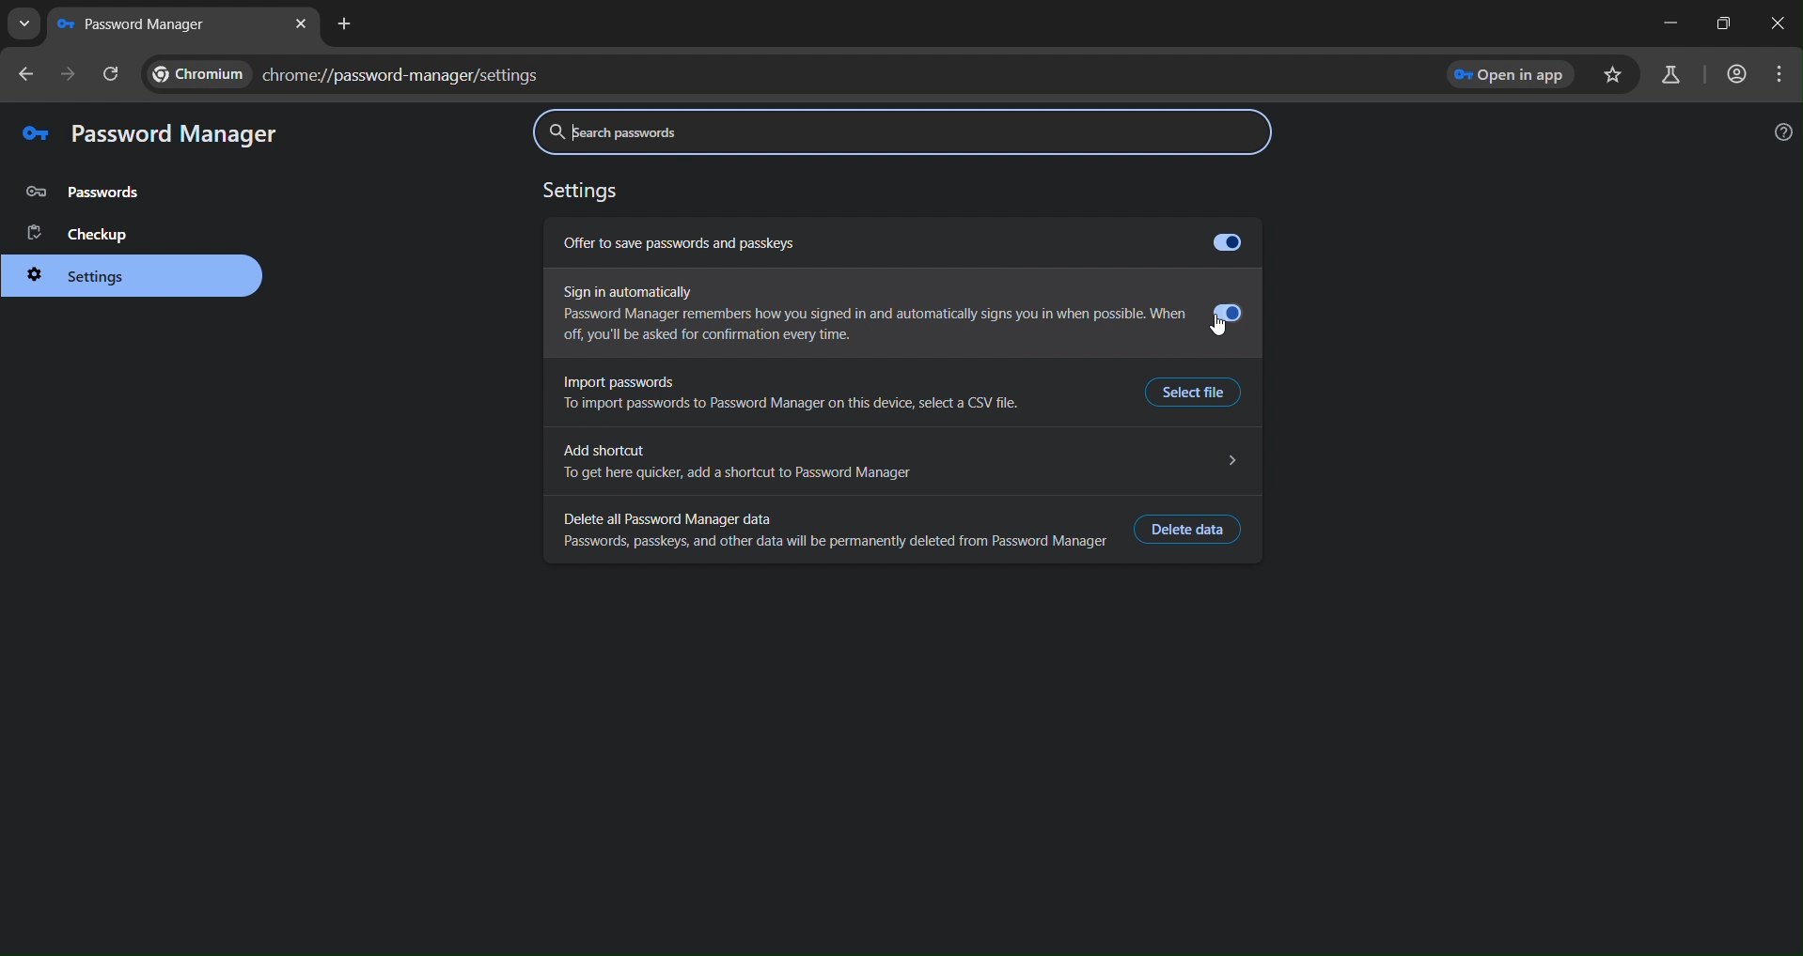 The image size is (1803, 956). Describe the element at coordinates (1722, 23) in the screenshot. I see `restore down` at that location.